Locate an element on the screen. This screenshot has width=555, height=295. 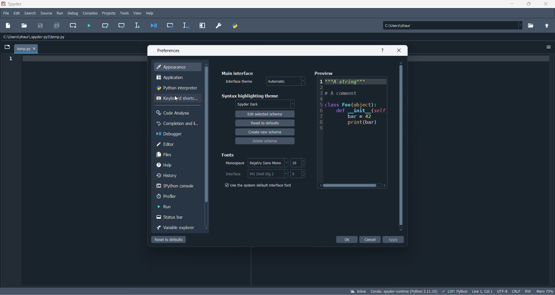
save is located at coordinates (40, 25).